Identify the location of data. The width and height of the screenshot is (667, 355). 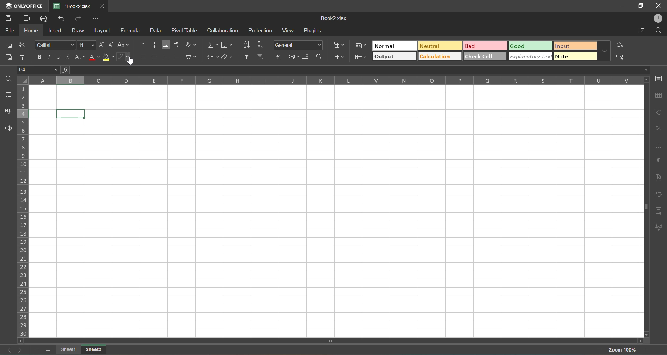
(156, 31).